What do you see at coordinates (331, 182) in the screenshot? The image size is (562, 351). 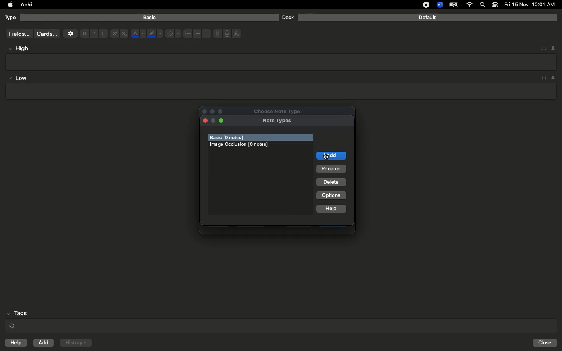 I see `Delete` at bounding box center [331, 182].